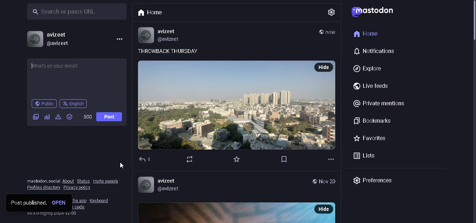 The image size is (476, 223). What do you see at coordinates (47, 117) in the screenshot?
I see `add poll` at bounding box center [47, 117].